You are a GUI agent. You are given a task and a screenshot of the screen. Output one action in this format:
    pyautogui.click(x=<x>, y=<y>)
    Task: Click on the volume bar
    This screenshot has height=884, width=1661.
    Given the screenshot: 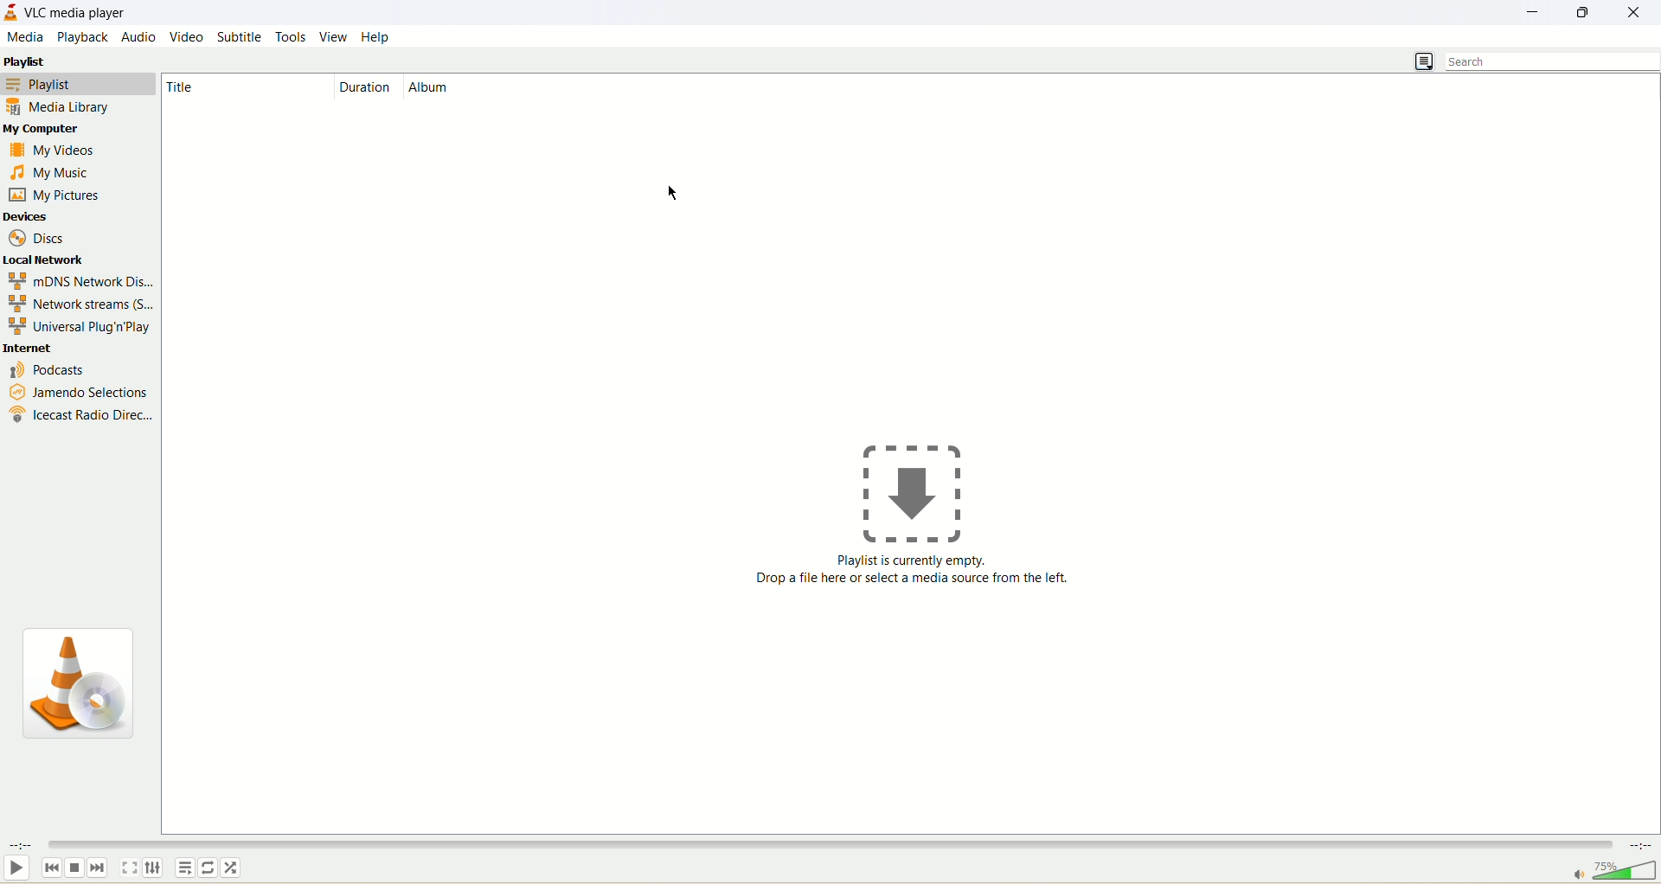 What is the action you would take?
    pyautogui.click(x=1614, y=870)
    